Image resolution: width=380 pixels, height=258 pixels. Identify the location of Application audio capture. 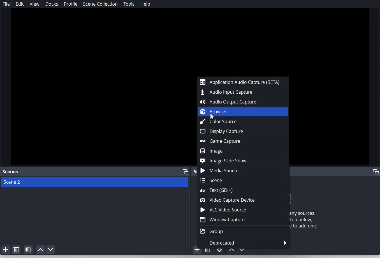
(243, 81).